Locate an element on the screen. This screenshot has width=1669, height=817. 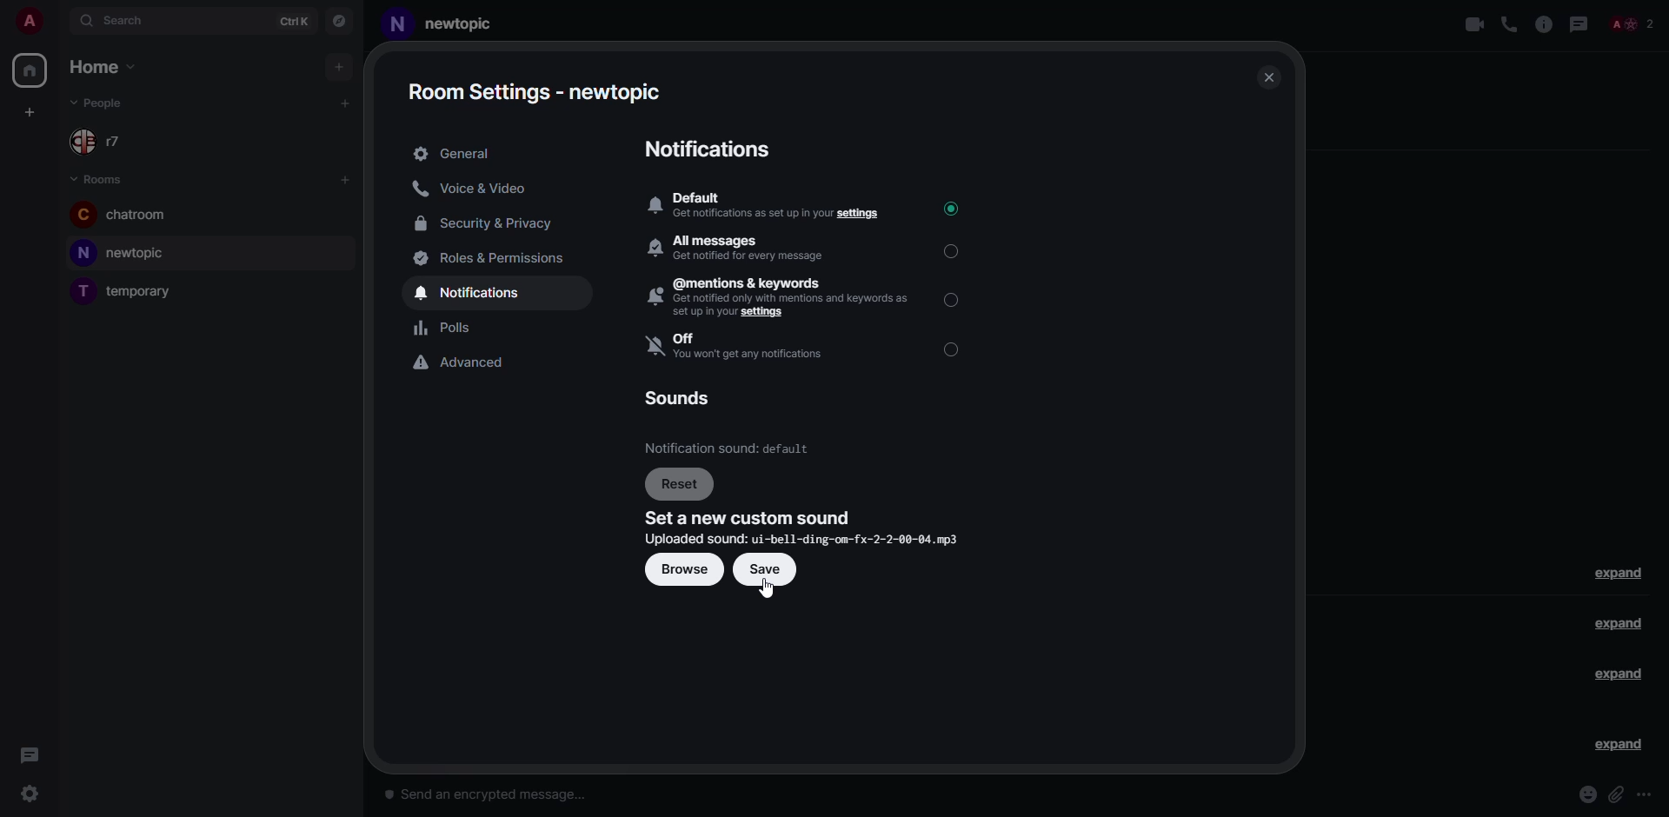
expand is located at coordinates (1617, 745).